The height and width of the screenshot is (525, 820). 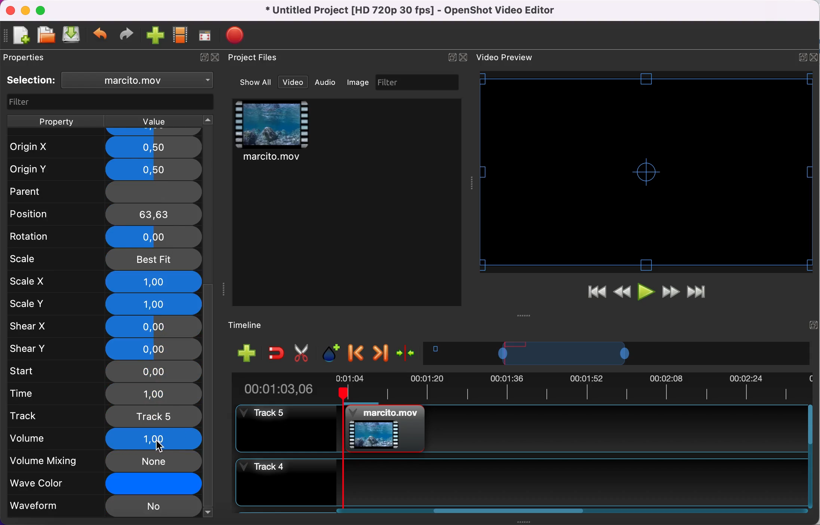 What do you see at coordinates (25, 10) in the screenshot?
I see `minimize` at bounding box center [25, 10].